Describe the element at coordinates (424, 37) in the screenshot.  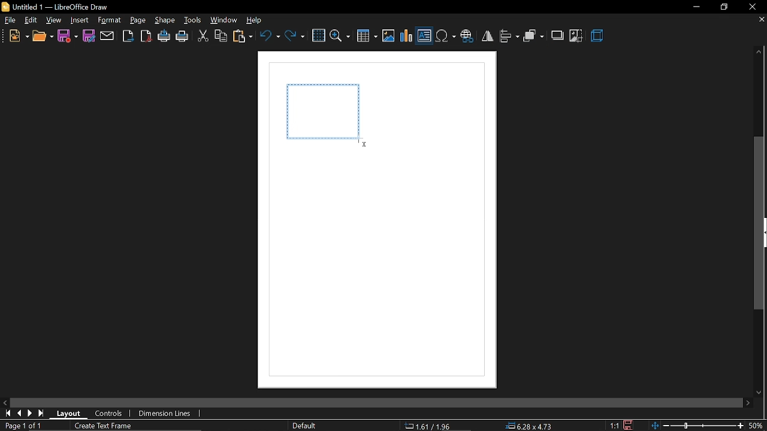
I see `insert text` at that location.